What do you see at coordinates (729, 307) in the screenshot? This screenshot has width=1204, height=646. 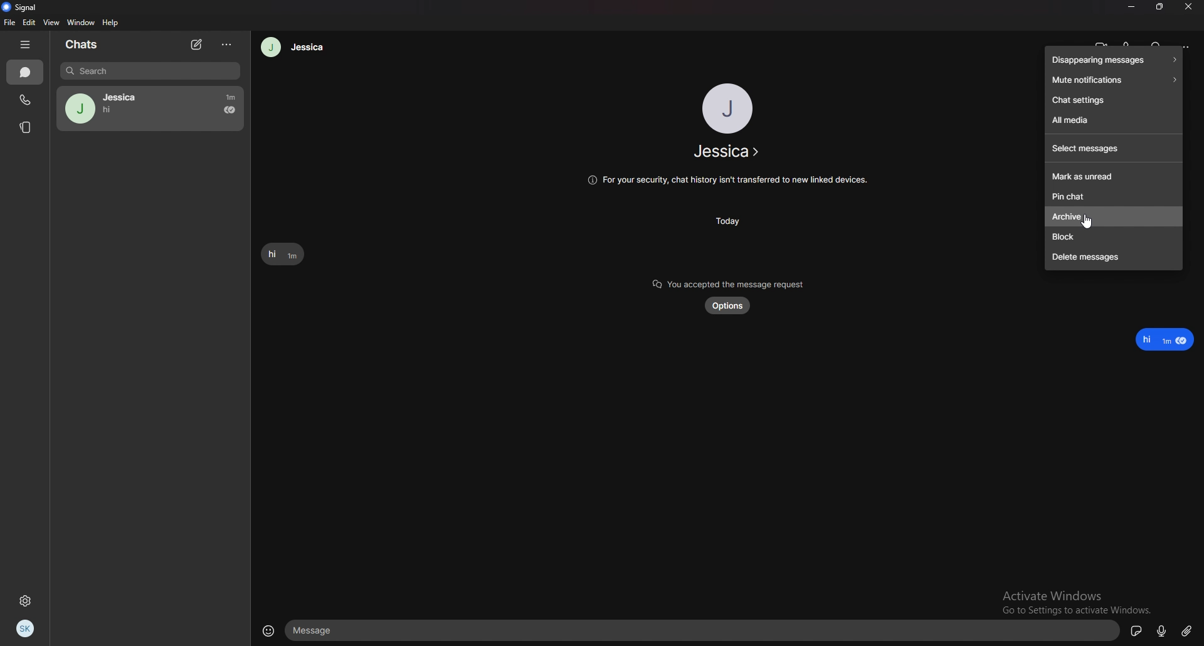 I see `Options` at bounding box center [729, 307].